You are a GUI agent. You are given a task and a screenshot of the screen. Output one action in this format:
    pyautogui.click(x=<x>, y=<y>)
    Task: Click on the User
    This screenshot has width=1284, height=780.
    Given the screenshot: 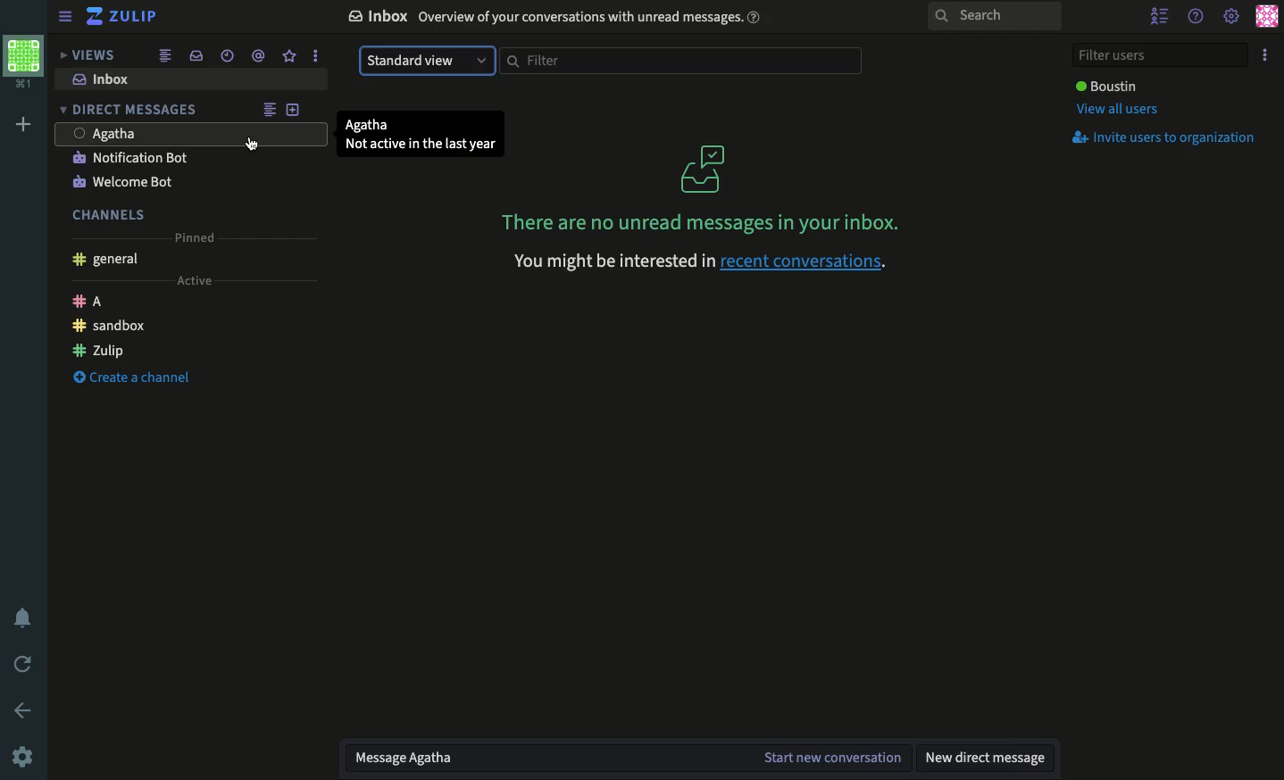 What is the action you would take?
    pyautogui.click(x=415, y=137)
    